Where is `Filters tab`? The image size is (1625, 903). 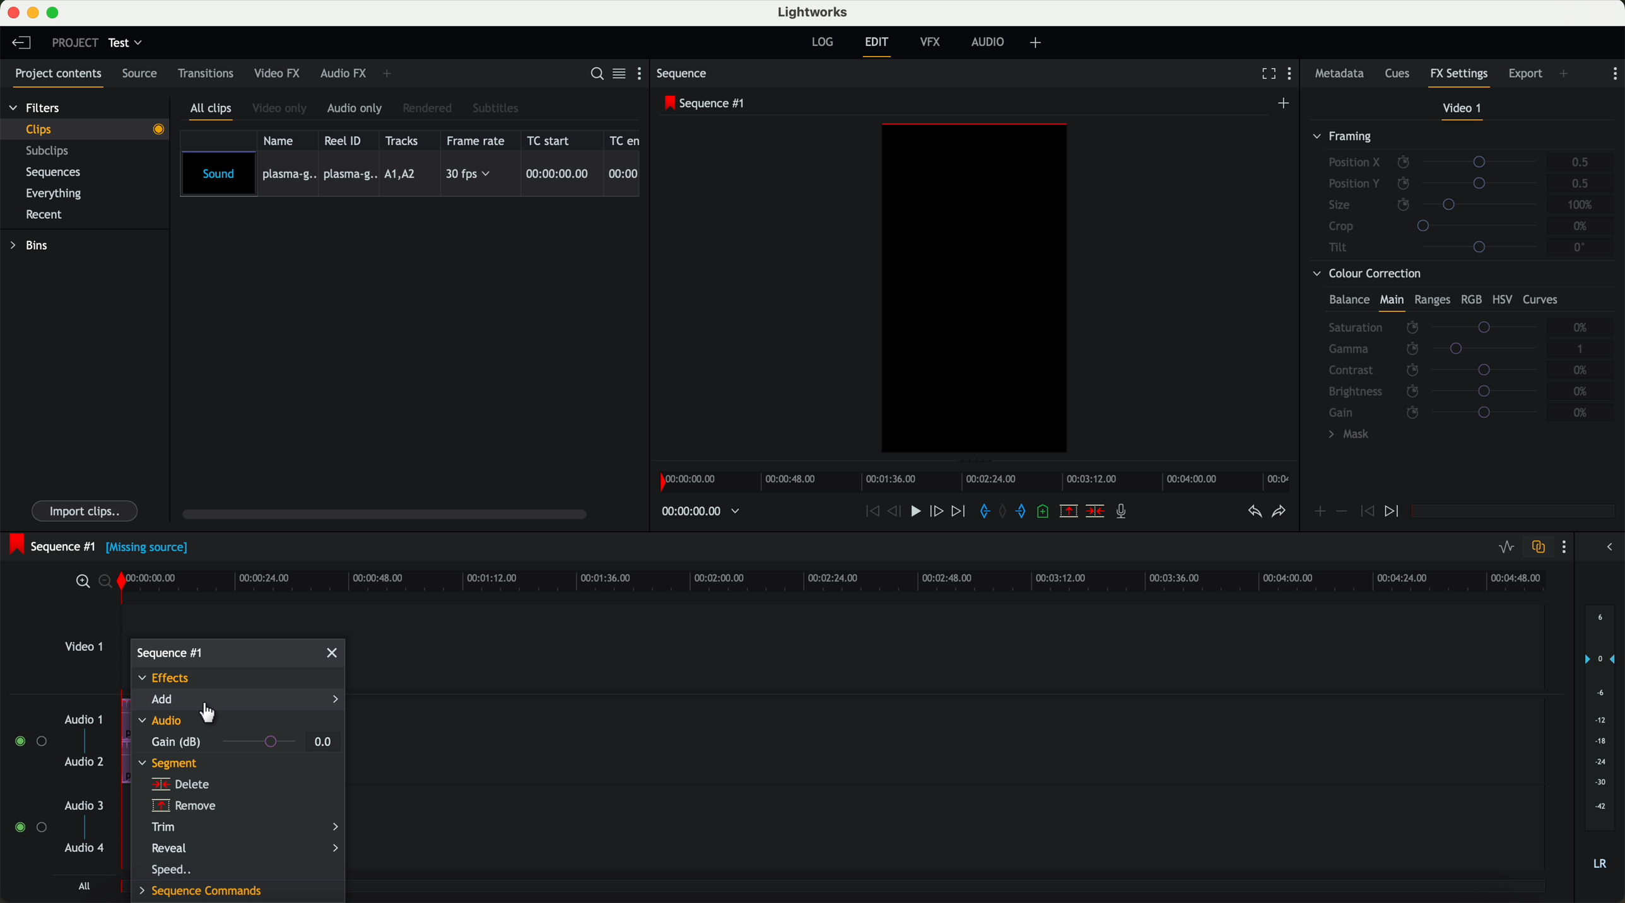
Filters tab is located at coordinates (35, 110).